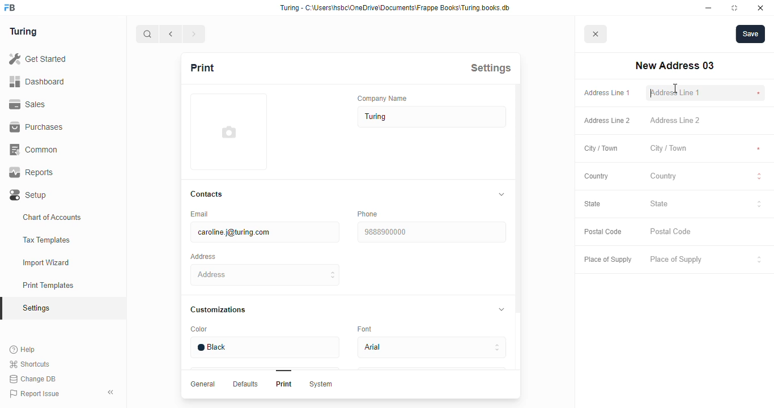  Describe the element at coordinates (37, 59) in the screenshot. I see `get started` at that location.